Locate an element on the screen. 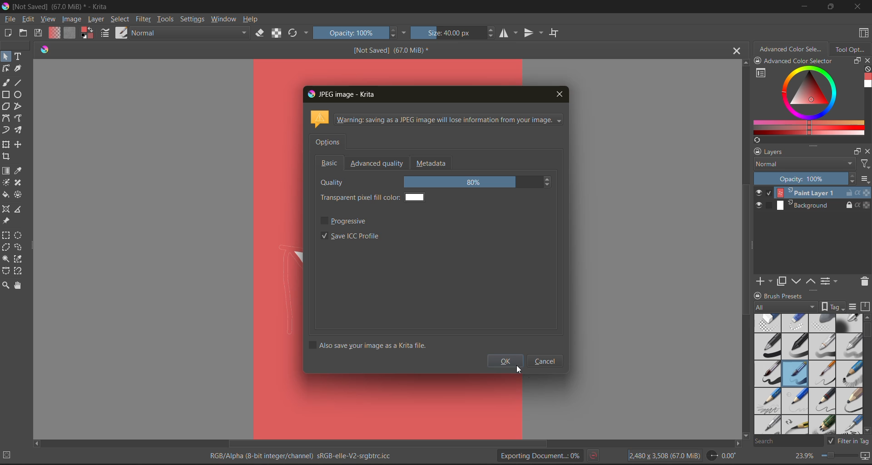  close is located at coordinates (560, 94).